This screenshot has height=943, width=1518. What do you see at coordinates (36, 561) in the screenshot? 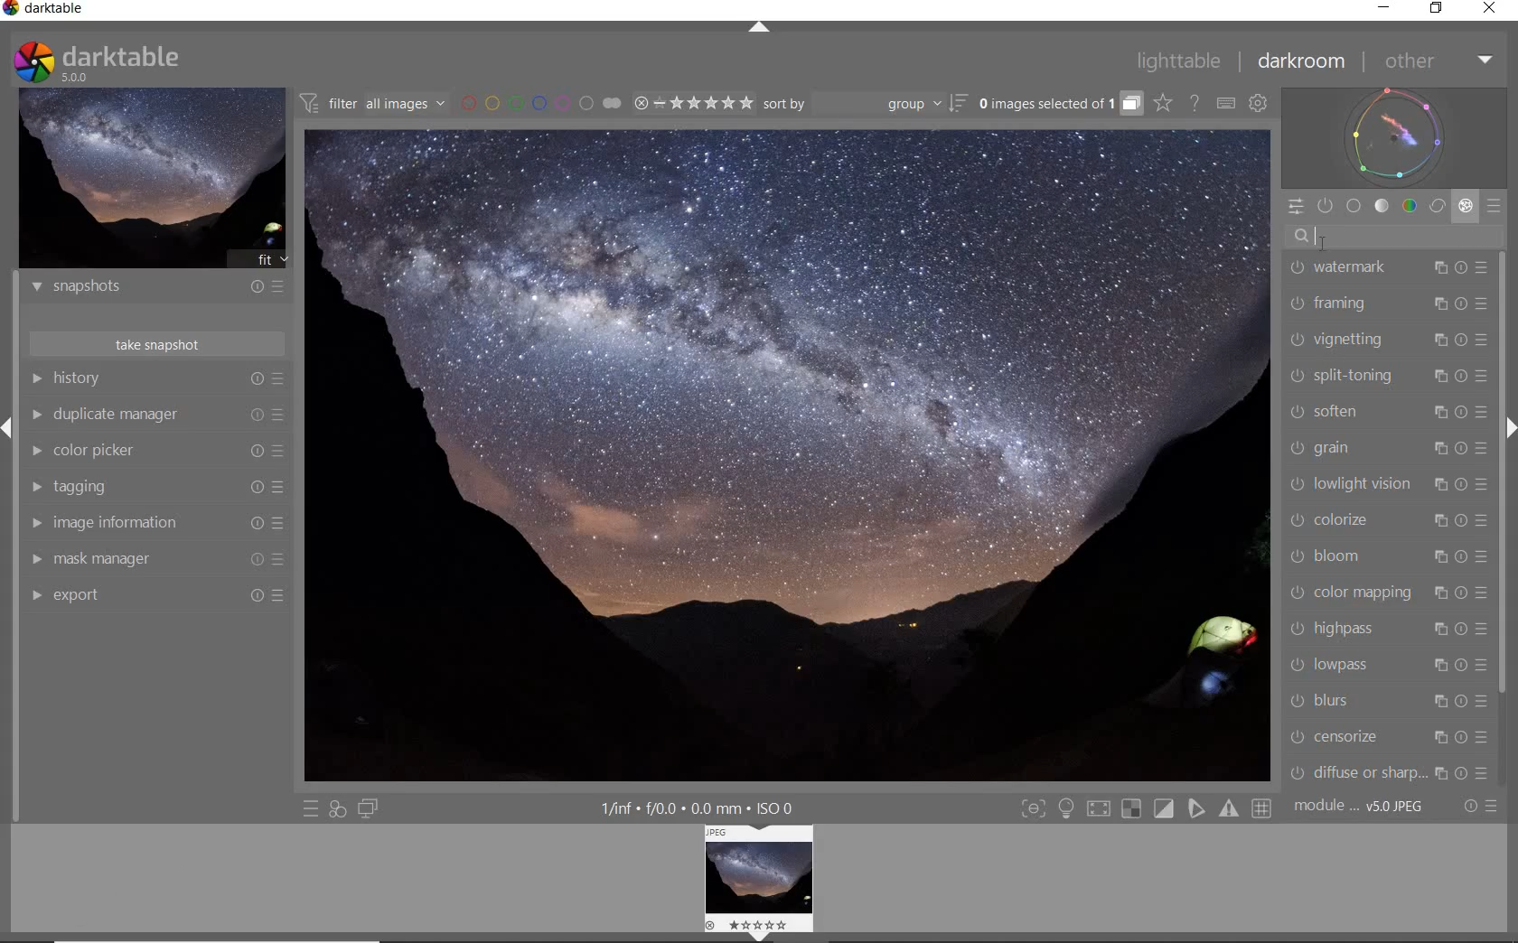
I see `MASK MANAGER` at bounding box center [36, 561].